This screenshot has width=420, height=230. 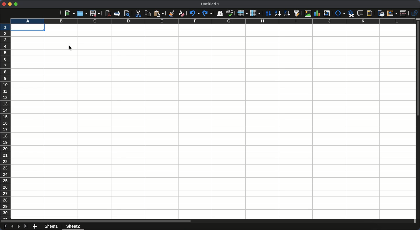 What do you see at coordinates (211, 21) in the screenshot?
I see `Columns` at bounding box center [211, 21].